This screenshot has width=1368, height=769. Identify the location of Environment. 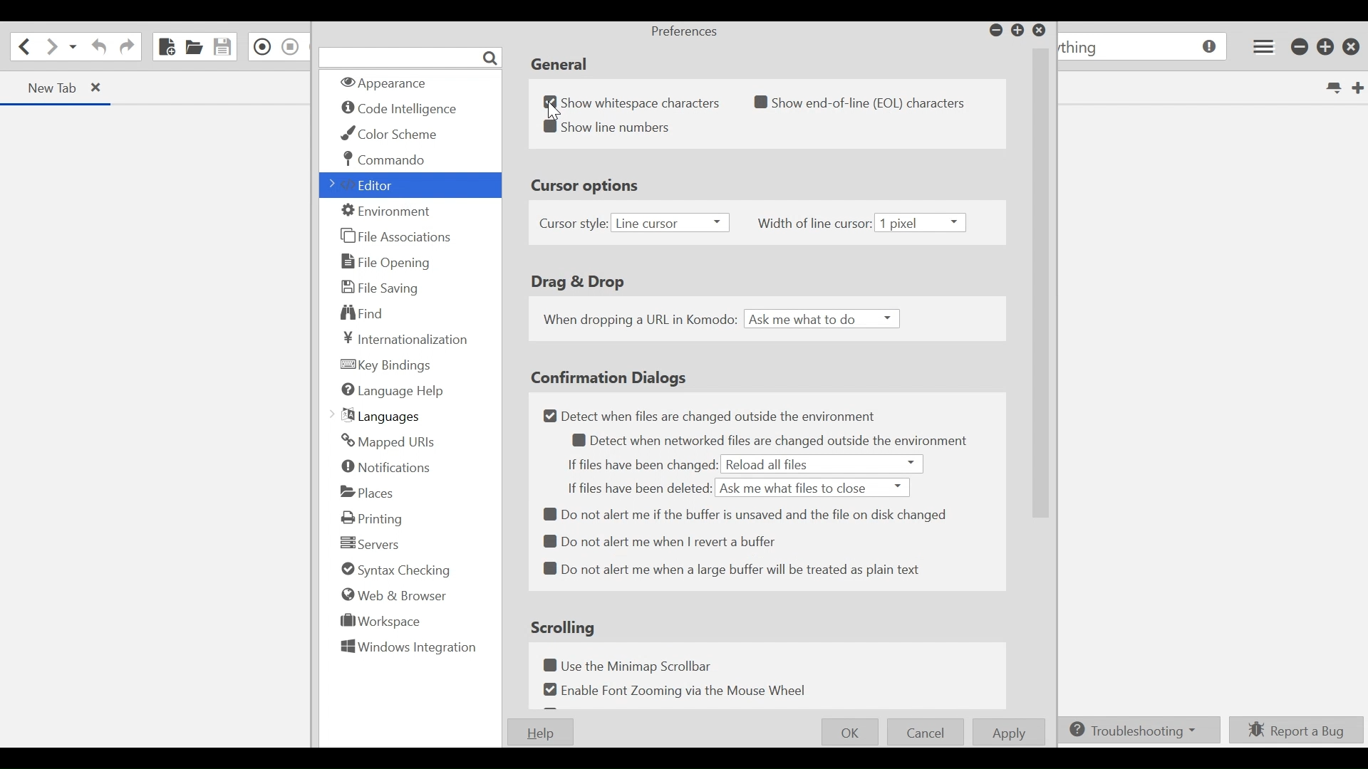
(390, 211).